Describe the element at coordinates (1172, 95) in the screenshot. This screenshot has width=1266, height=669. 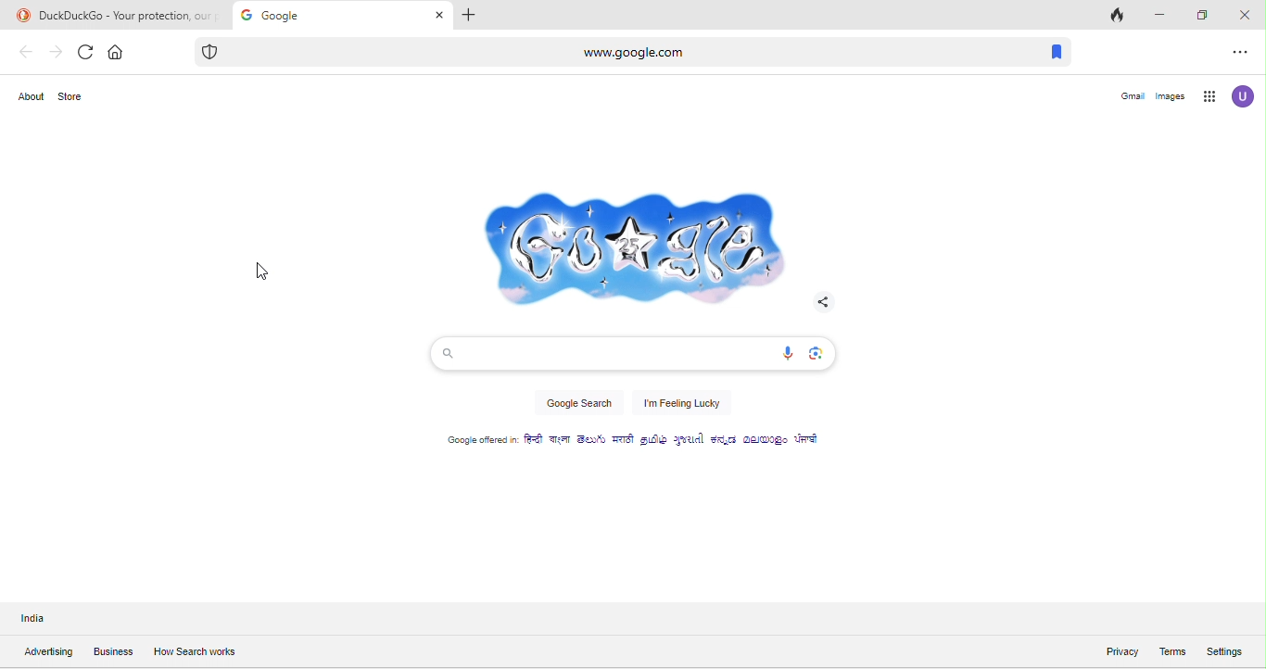
I see `images` at that location.